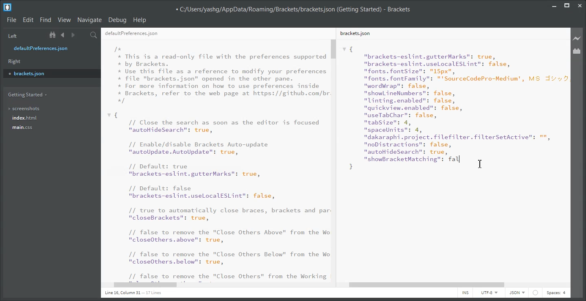 Image resolution: width=586 pixels, height=301 pixels. What do you see at coordinates (46, 48) in the screenshot?
I see `defaultPreferences.json` at bounding box center [46, 48].